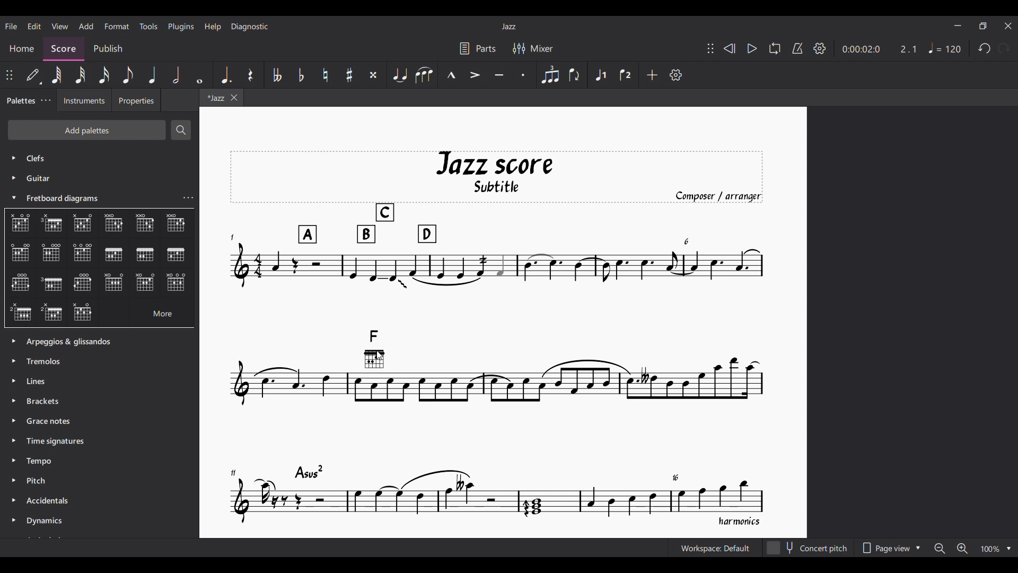 This screenshot has height=573, width=1018. I want to click on Diagnostic menu, so click(250, 27).